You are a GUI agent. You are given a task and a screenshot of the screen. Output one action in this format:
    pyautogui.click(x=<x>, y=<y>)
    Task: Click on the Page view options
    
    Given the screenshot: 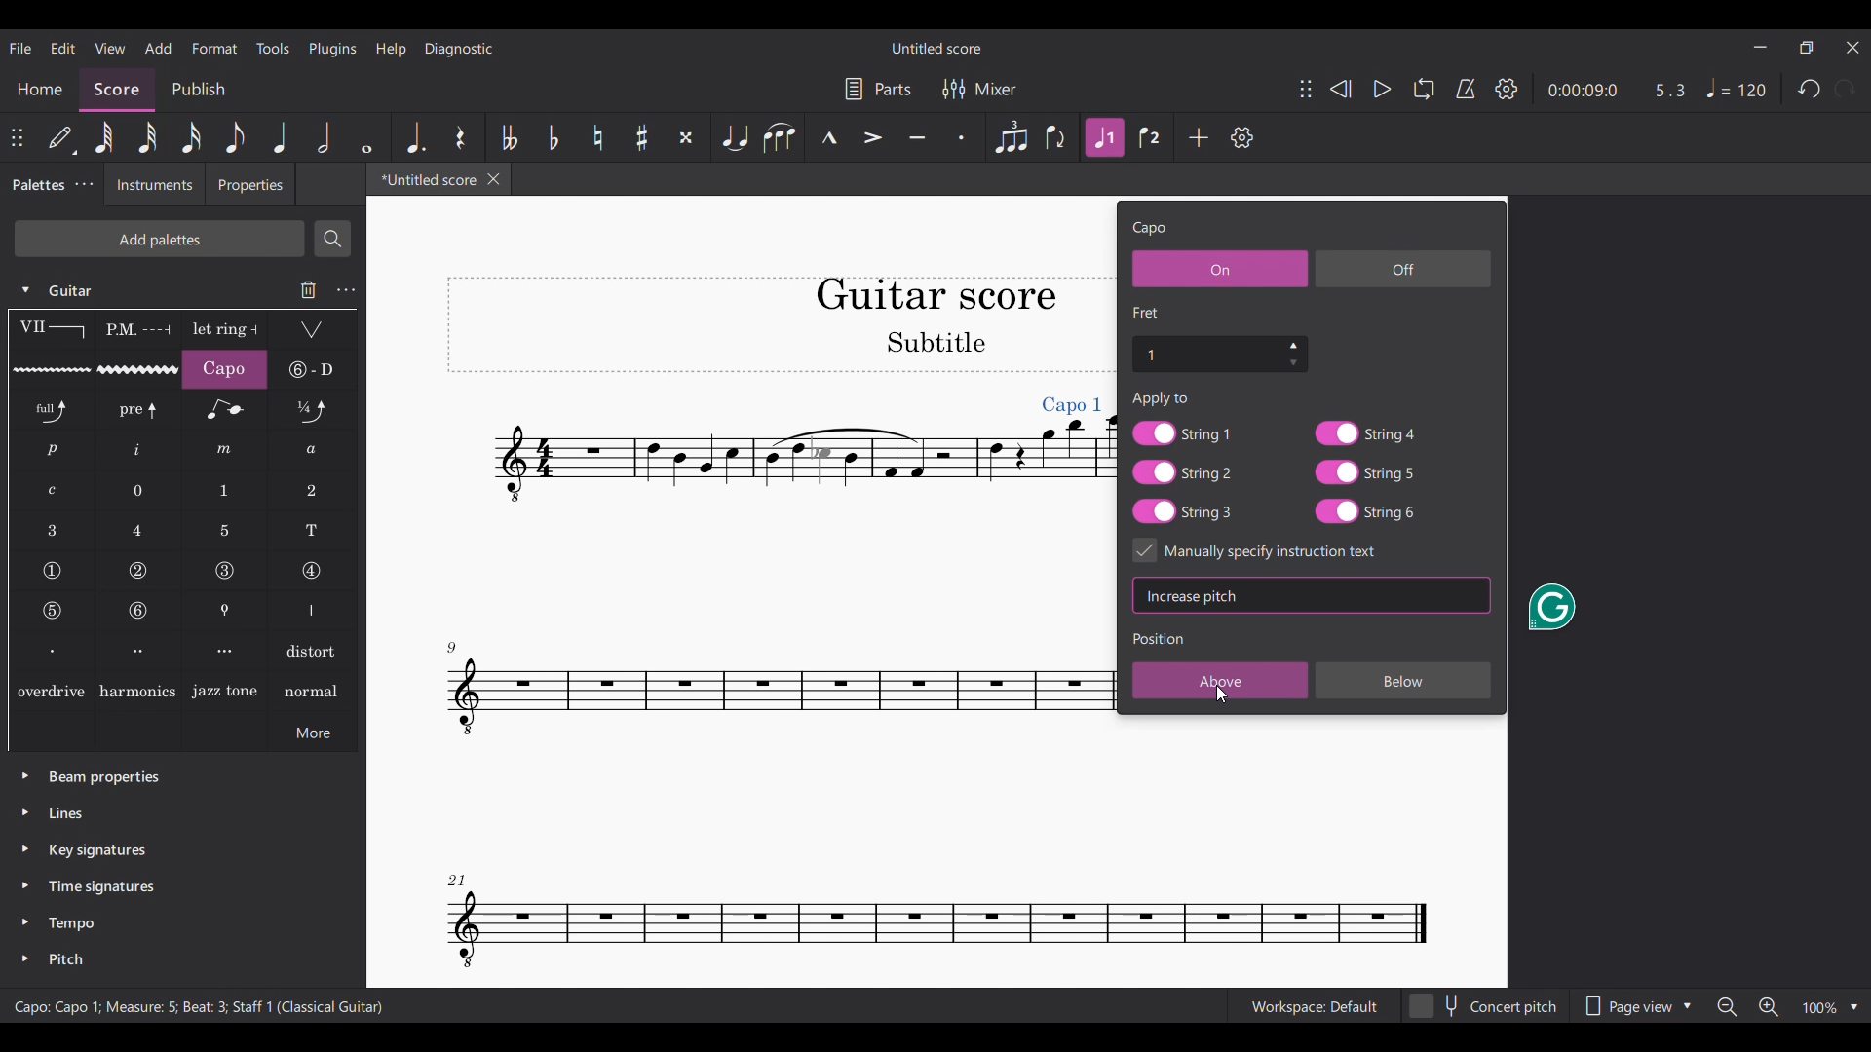 What is the action you would take?
    pyautogui.click(x=1638, y=1005)
    